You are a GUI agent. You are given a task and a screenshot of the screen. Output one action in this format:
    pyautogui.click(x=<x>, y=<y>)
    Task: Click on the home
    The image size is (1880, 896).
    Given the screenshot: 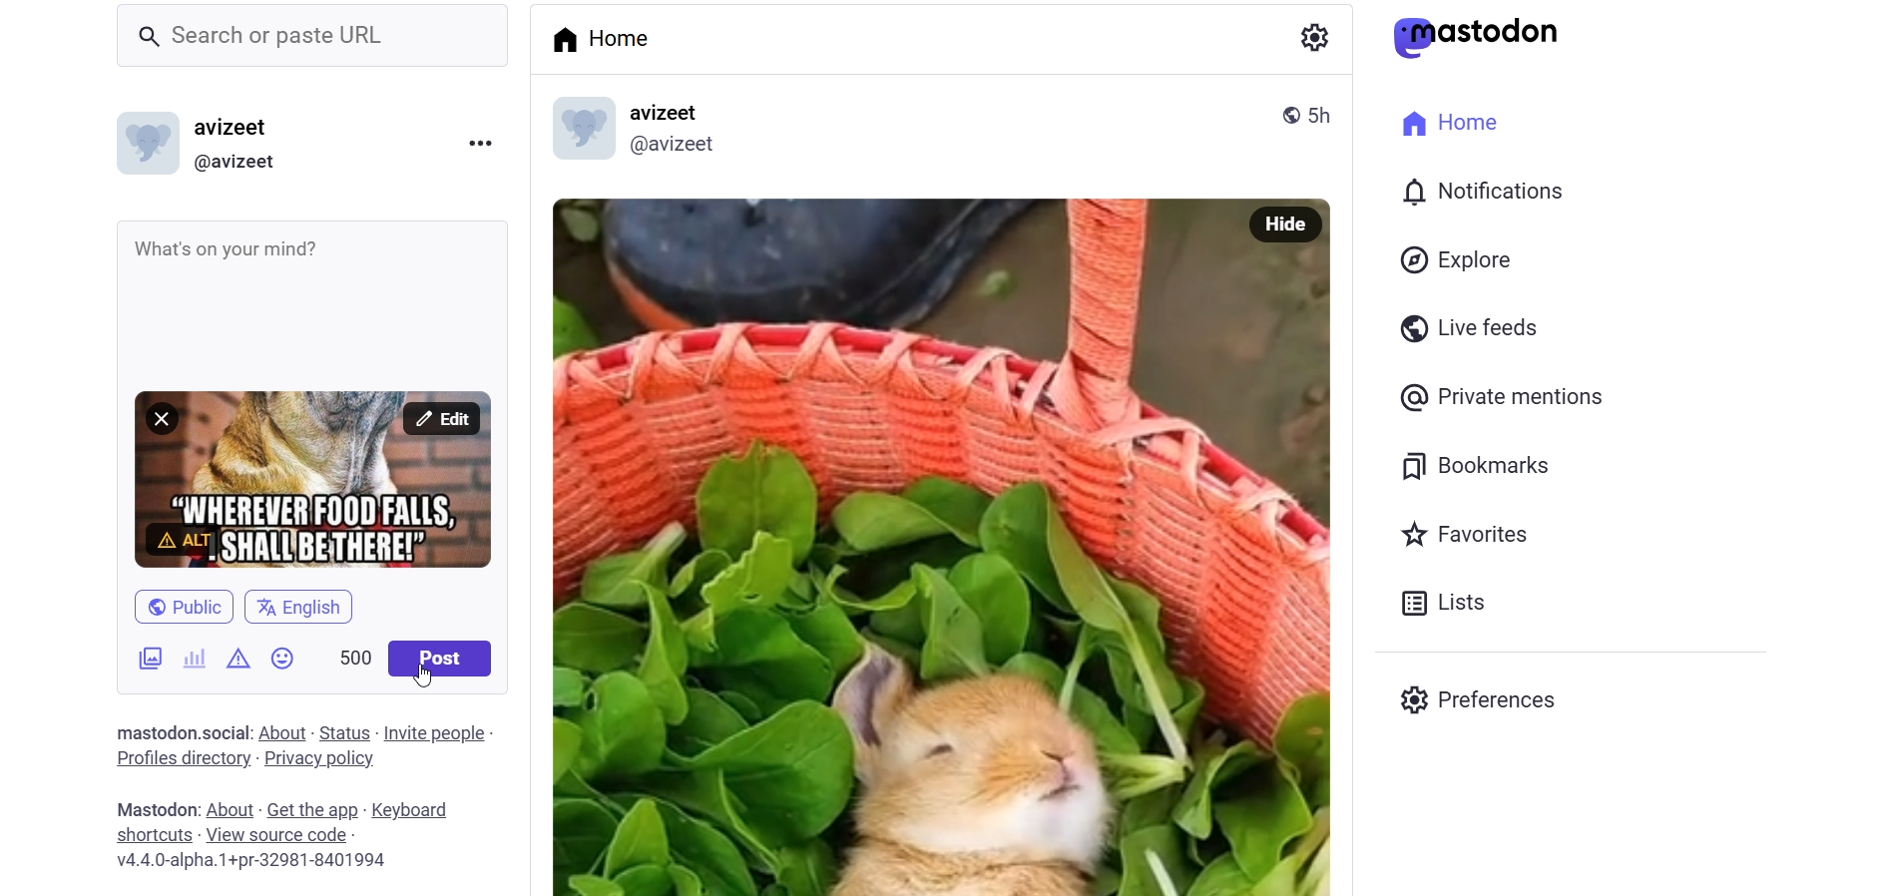 What is the action you would take?
    pyautogui.click(x=599, y=36)
    